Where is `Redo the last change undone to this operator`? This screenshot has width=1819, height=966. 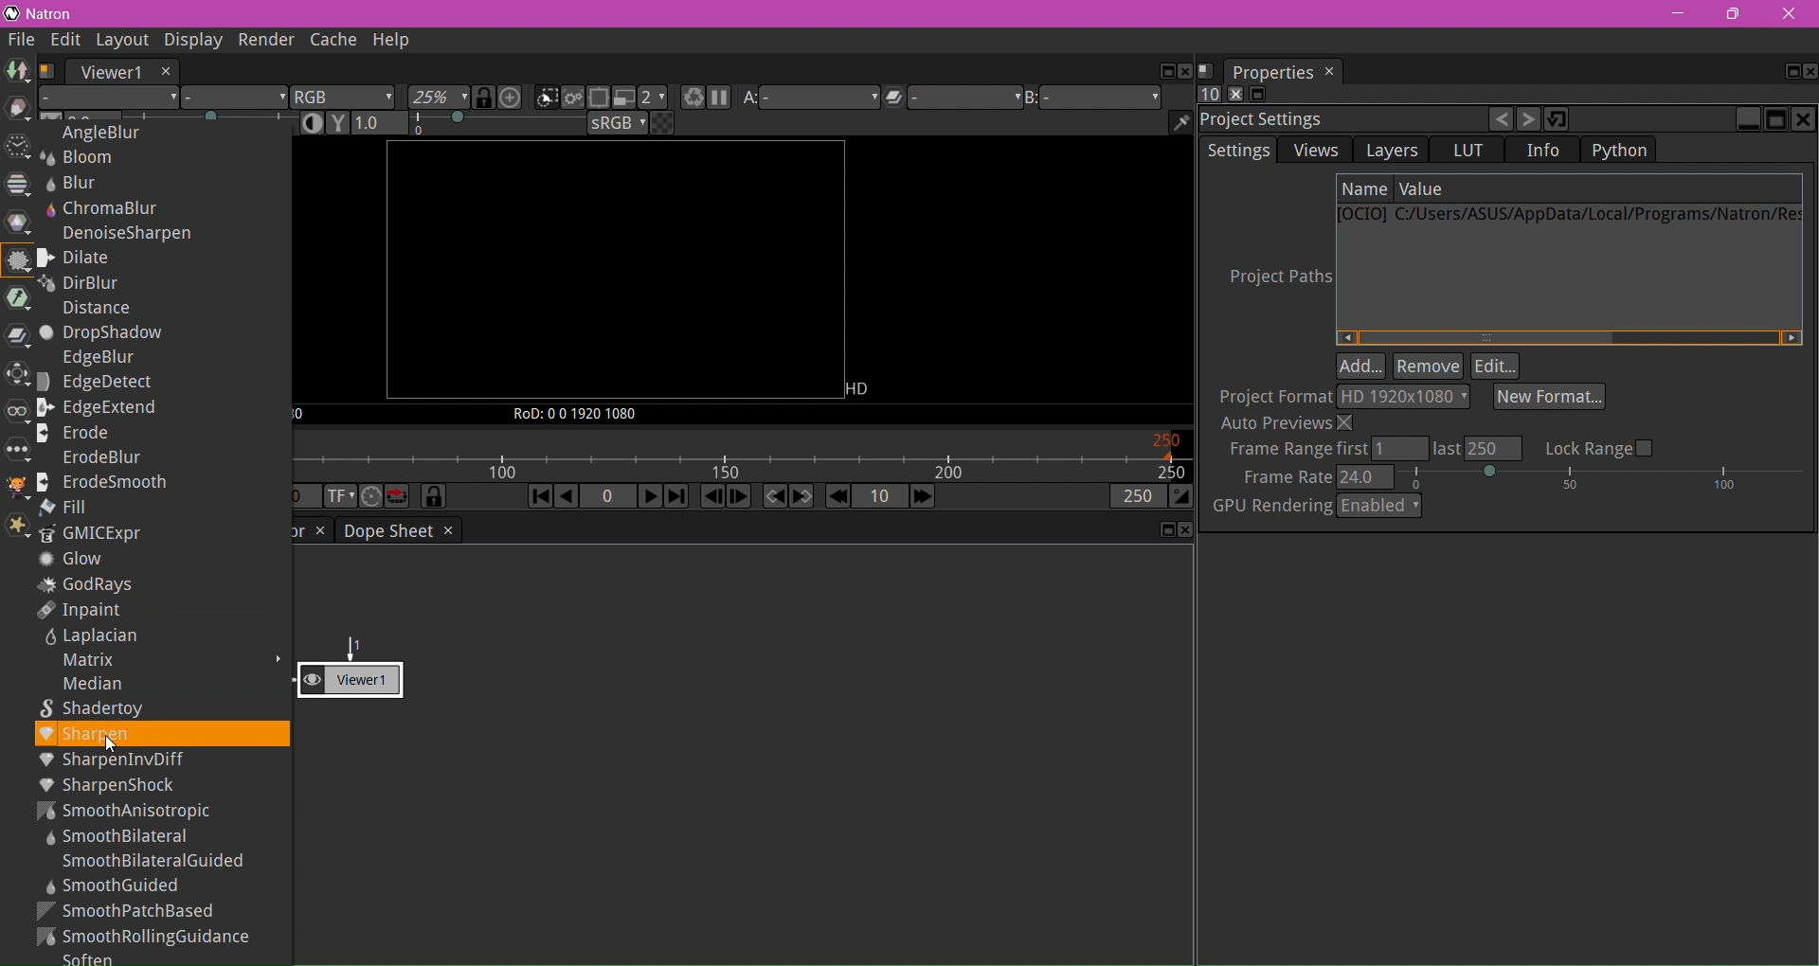
Redo the last change undone to this operator is located at coordinates (1530, 120).